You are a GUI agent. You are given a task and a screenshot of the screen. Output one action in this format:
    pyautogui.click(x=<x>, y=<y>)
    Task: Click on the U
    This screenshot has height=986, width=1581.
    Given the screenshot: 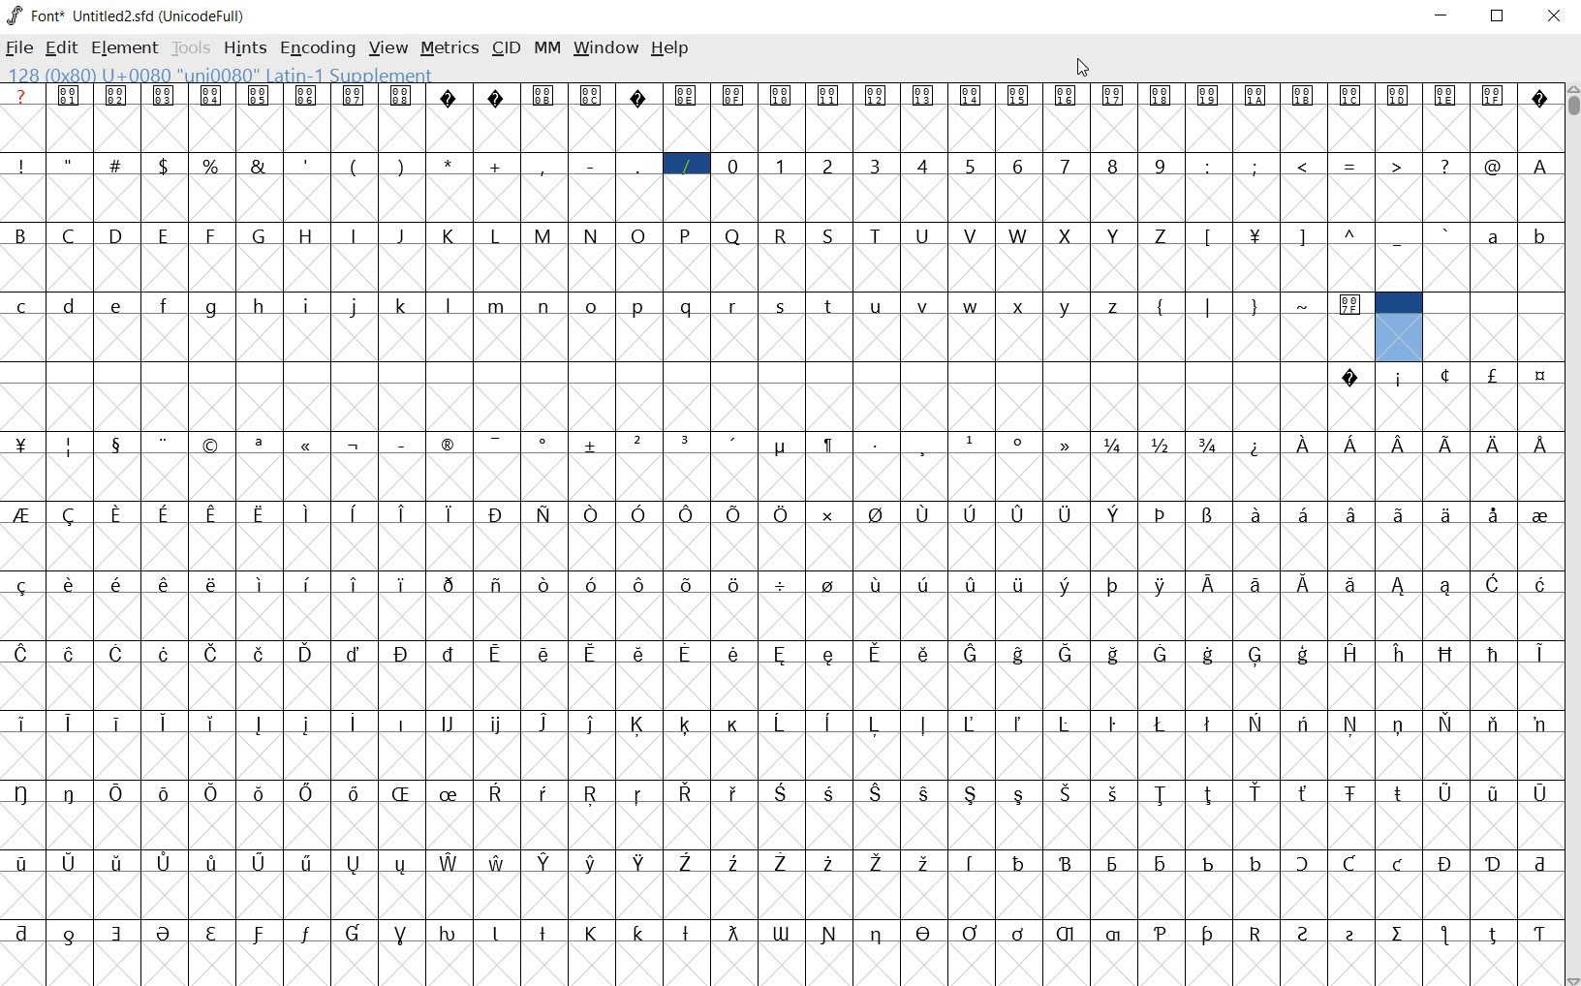 What is the action you would take?
    pyautogui.click(x=925, y=235)
    